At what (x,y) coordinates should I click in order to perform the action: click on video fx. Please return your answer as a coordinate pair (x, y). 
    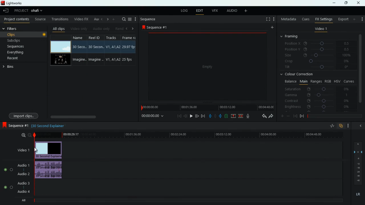
    Looking at the image, I should click on (81, 19).